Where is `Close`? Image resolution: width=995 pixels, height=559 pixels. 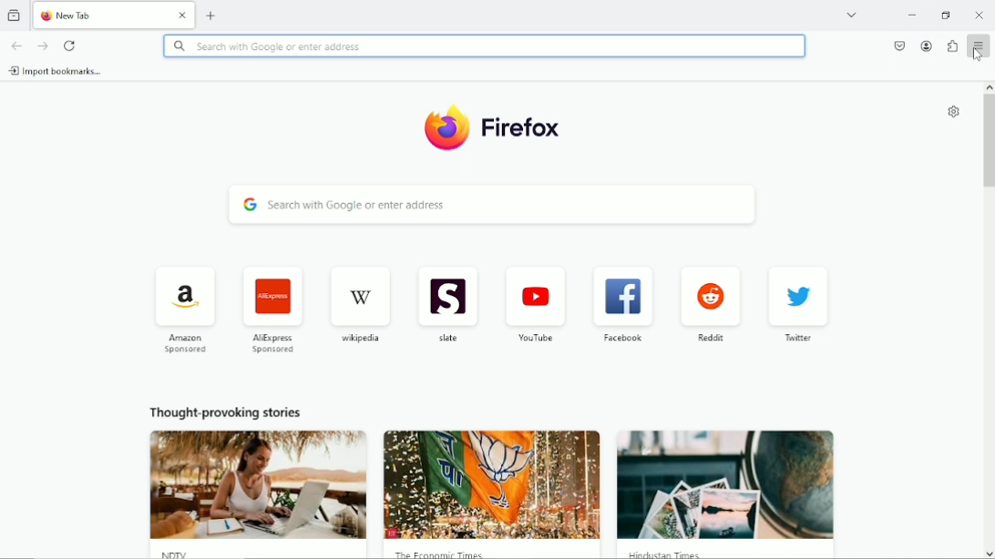
Close is located at coordinates (183, 15).